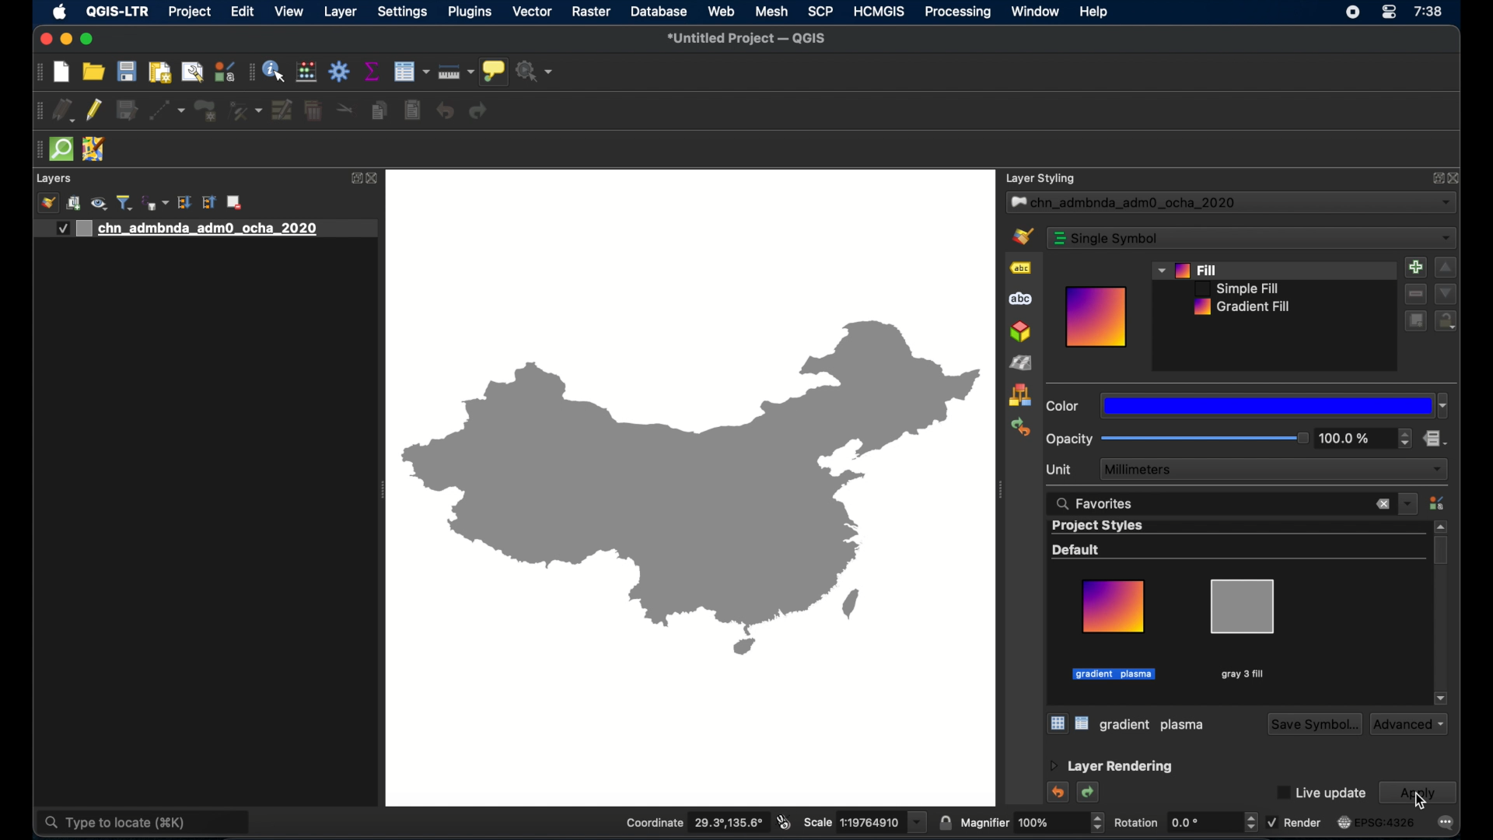 This screenshot has width=1493, height=840. Describe the element at coordinates (1060, 793) in the screenshot. I see `undo` at that location.